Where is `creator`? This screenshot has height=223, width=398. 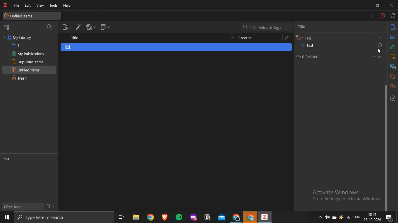
creator is located at coordinates (246, 38).